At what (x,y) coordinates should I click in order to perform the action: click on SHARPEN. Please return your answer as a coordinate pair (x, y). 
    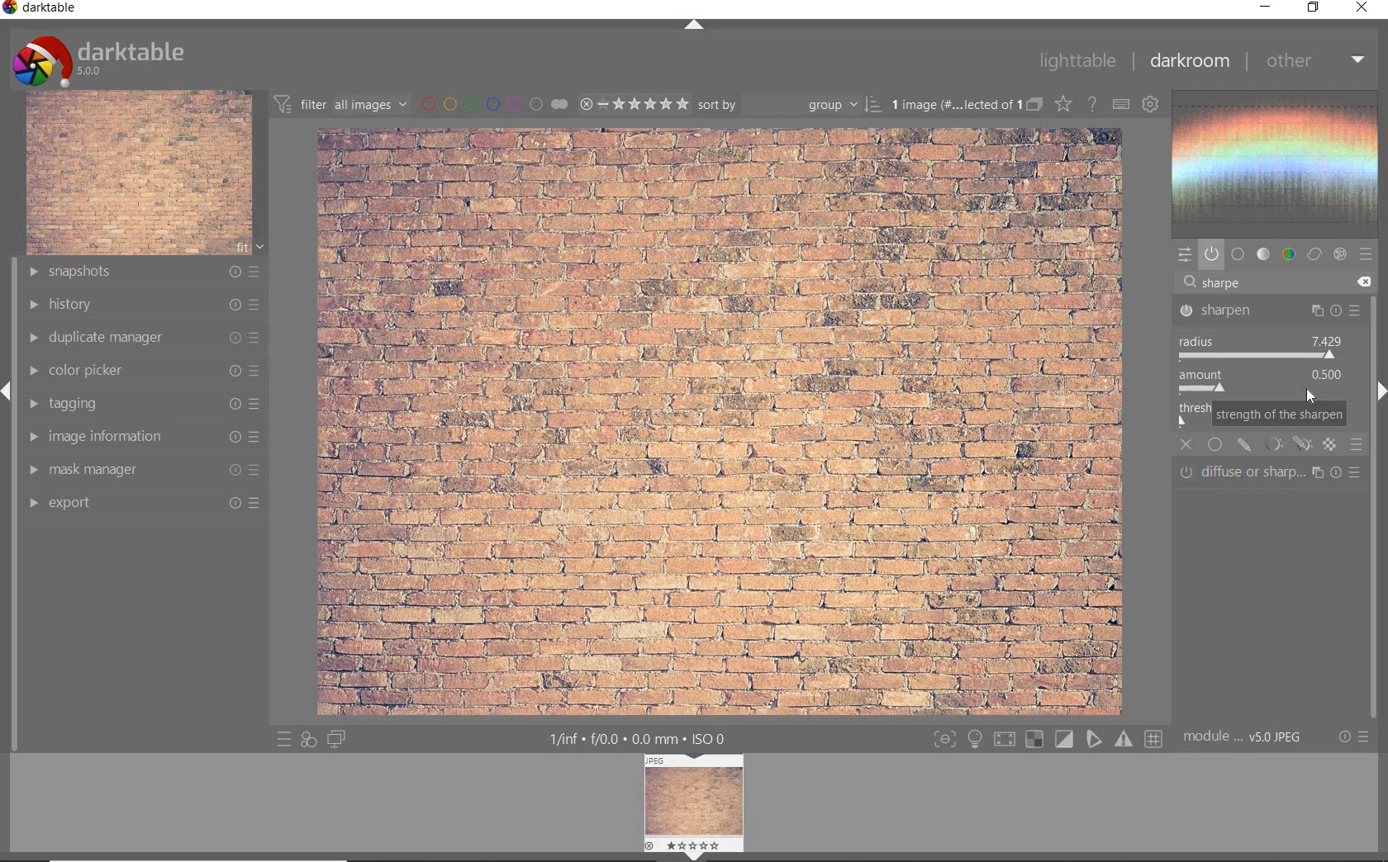
    Looking at the image, I should click on (1267, 311).